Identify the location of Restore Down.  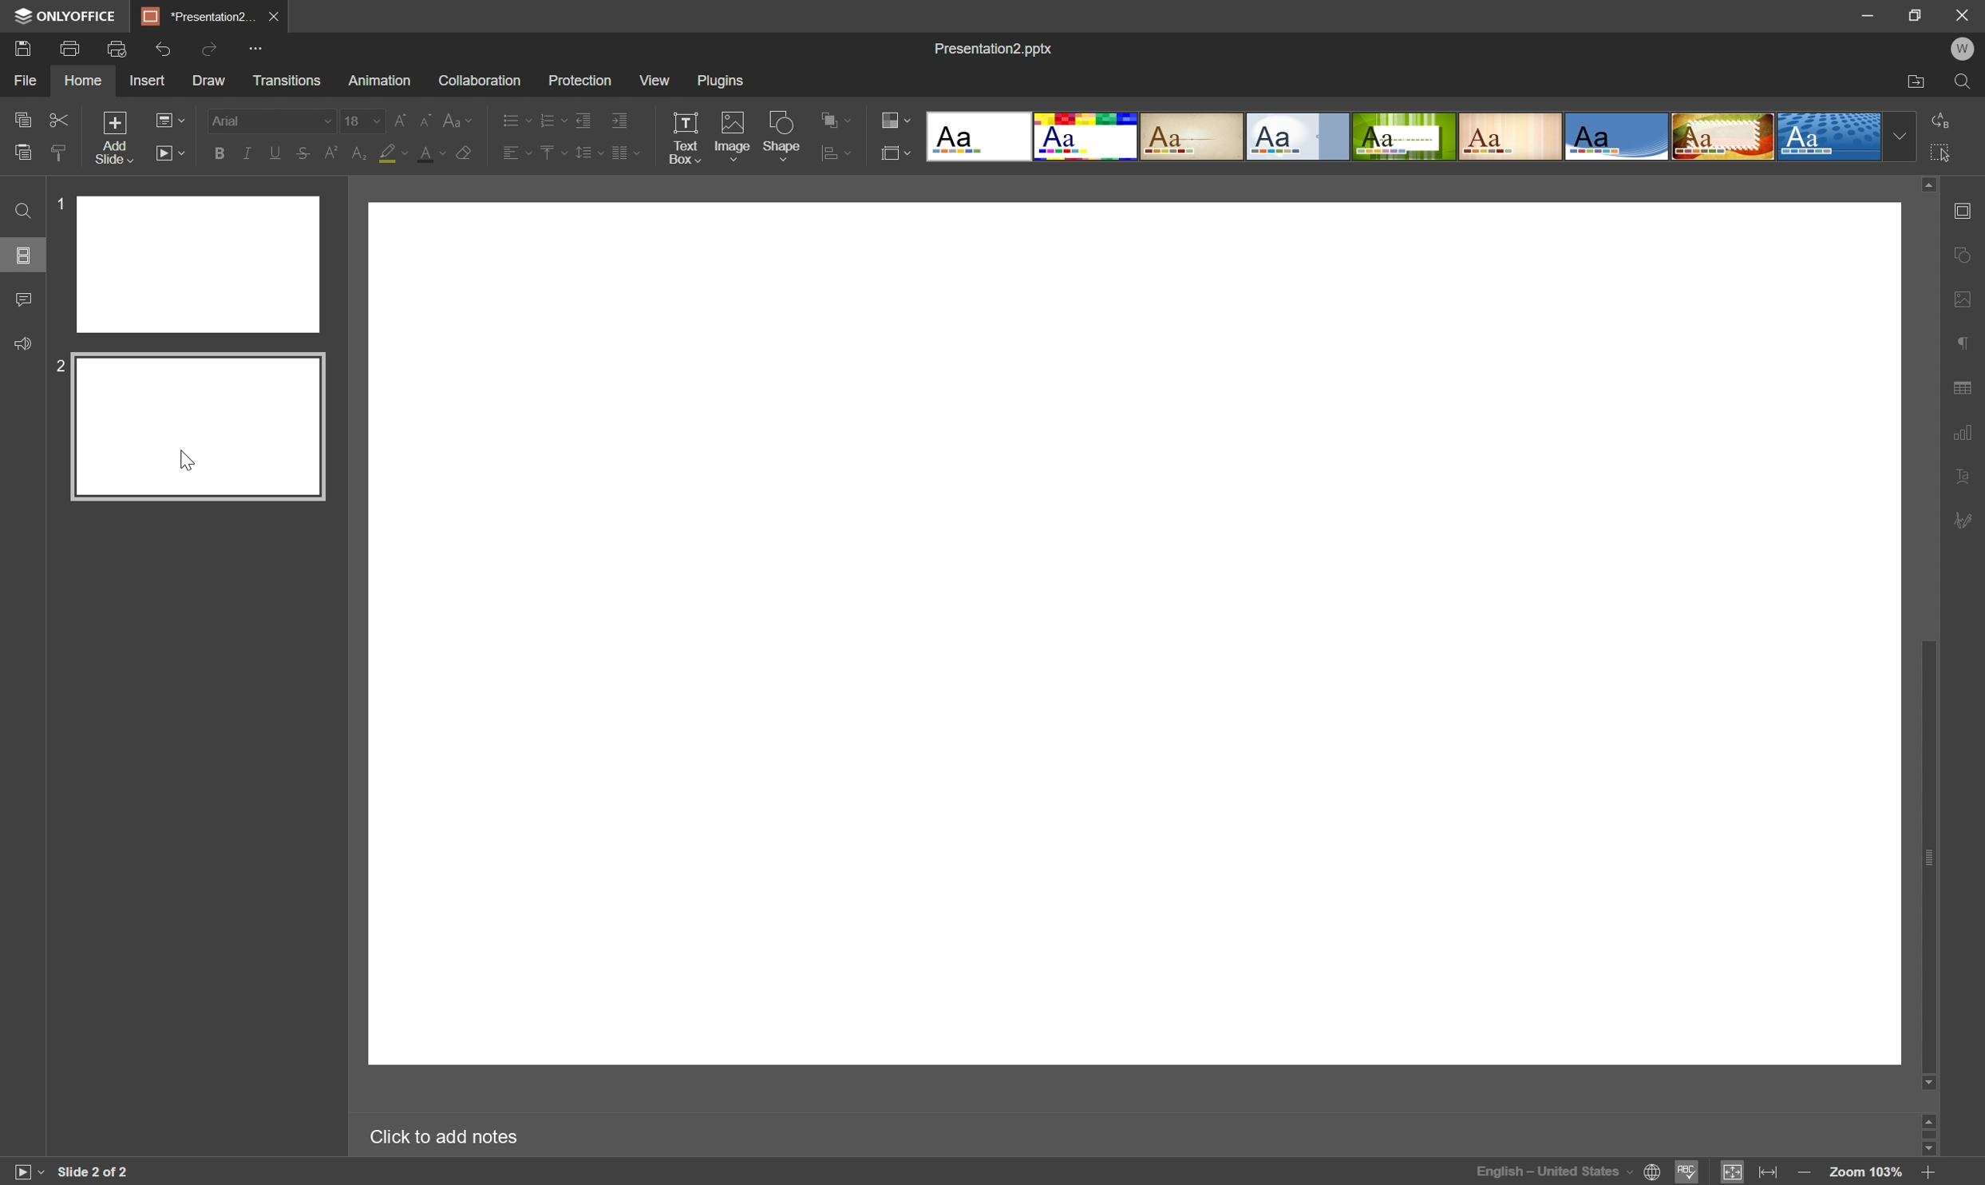
(1916, 15).